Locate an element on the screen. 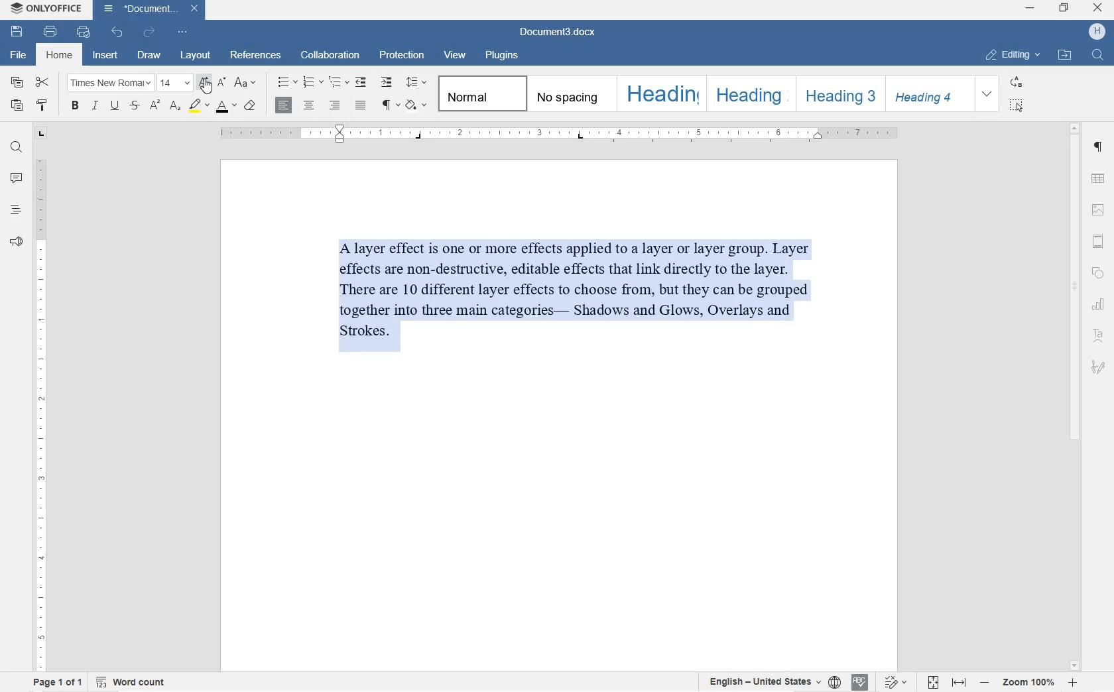 Image resolution: width=1114 pixels, height=692 pixels. OPEN FILE LOCATION is located at coordinates (1064, 54).